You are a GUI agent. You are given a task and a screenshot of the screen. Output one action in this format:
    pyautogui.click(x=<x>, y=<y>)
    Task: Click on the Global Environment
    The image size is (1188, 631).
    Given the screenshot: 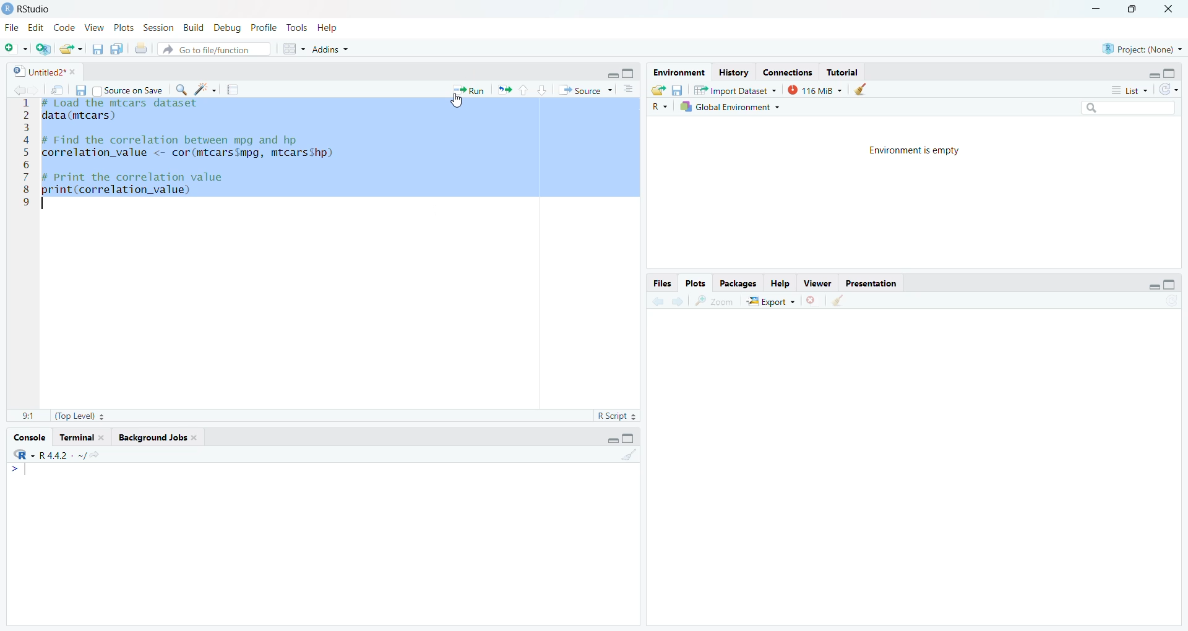 What is the action you would take?
    pyautogui.click(x=729, y=109)
    